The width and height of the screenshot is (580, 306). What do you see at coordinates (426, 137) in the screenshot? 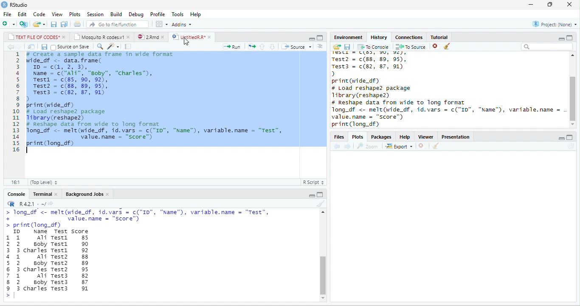
I see `Viewer` at bounding box center [426, 137].